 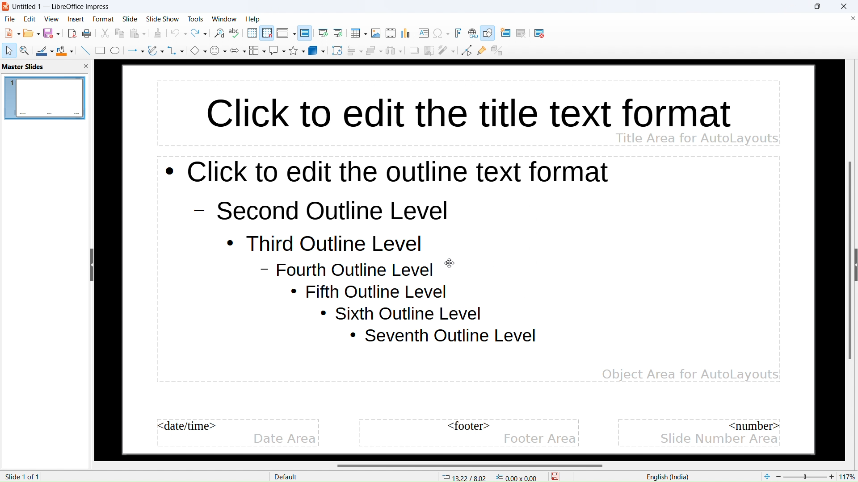 I want to click on insert audio or video, so click(x=391, y=33).